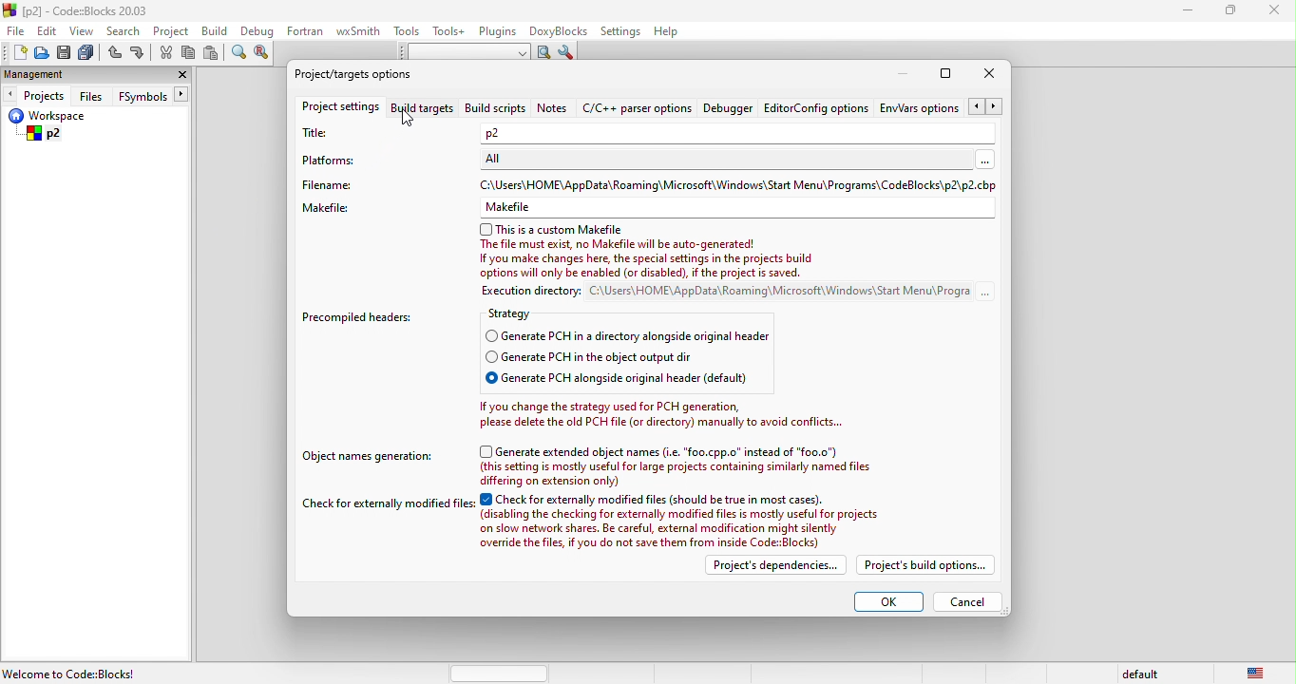 The image size is (1296, 684). Describe the element at coordinates (499, 32) in the screenshot. I see `plugins` at that location.